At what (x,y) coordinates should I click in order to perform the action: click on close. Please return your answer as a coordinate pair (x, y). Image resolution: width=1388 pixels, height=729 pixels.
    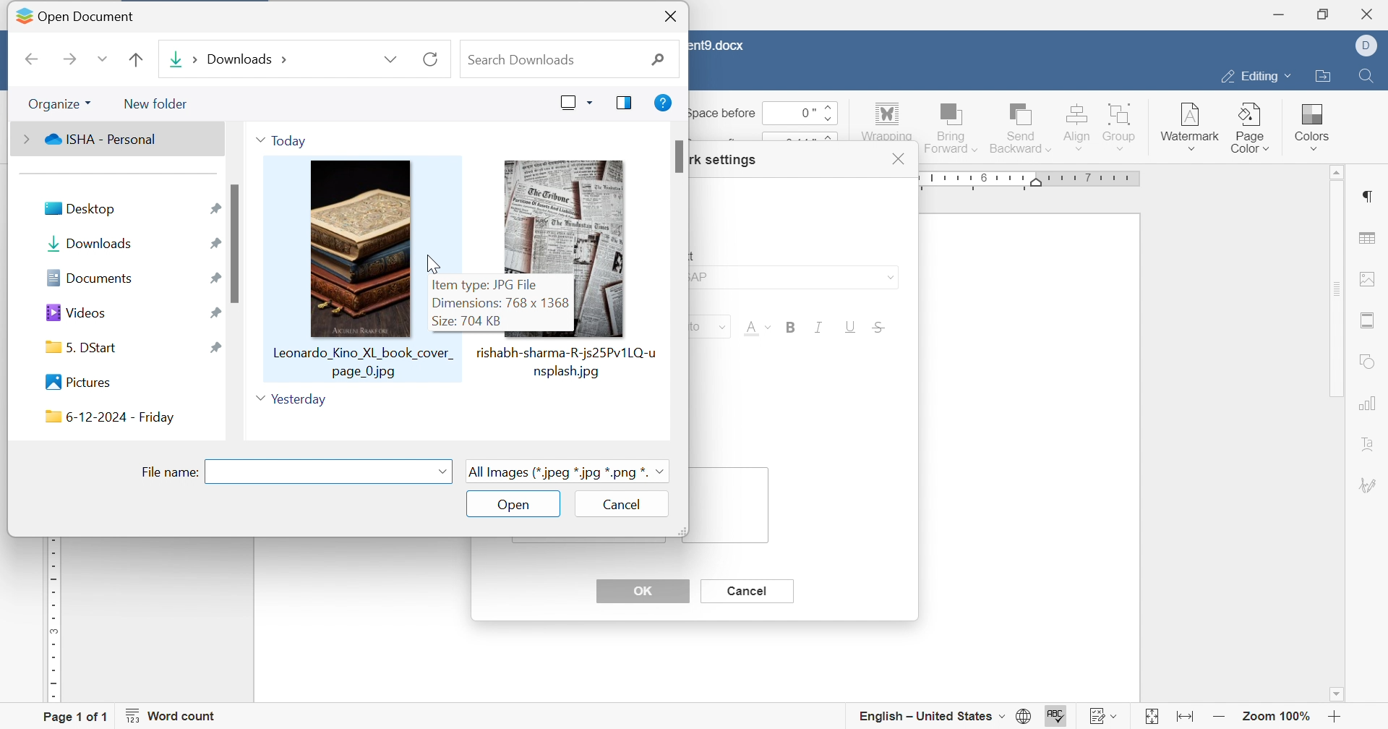
    Looking at the image, I should click on (900, 159).